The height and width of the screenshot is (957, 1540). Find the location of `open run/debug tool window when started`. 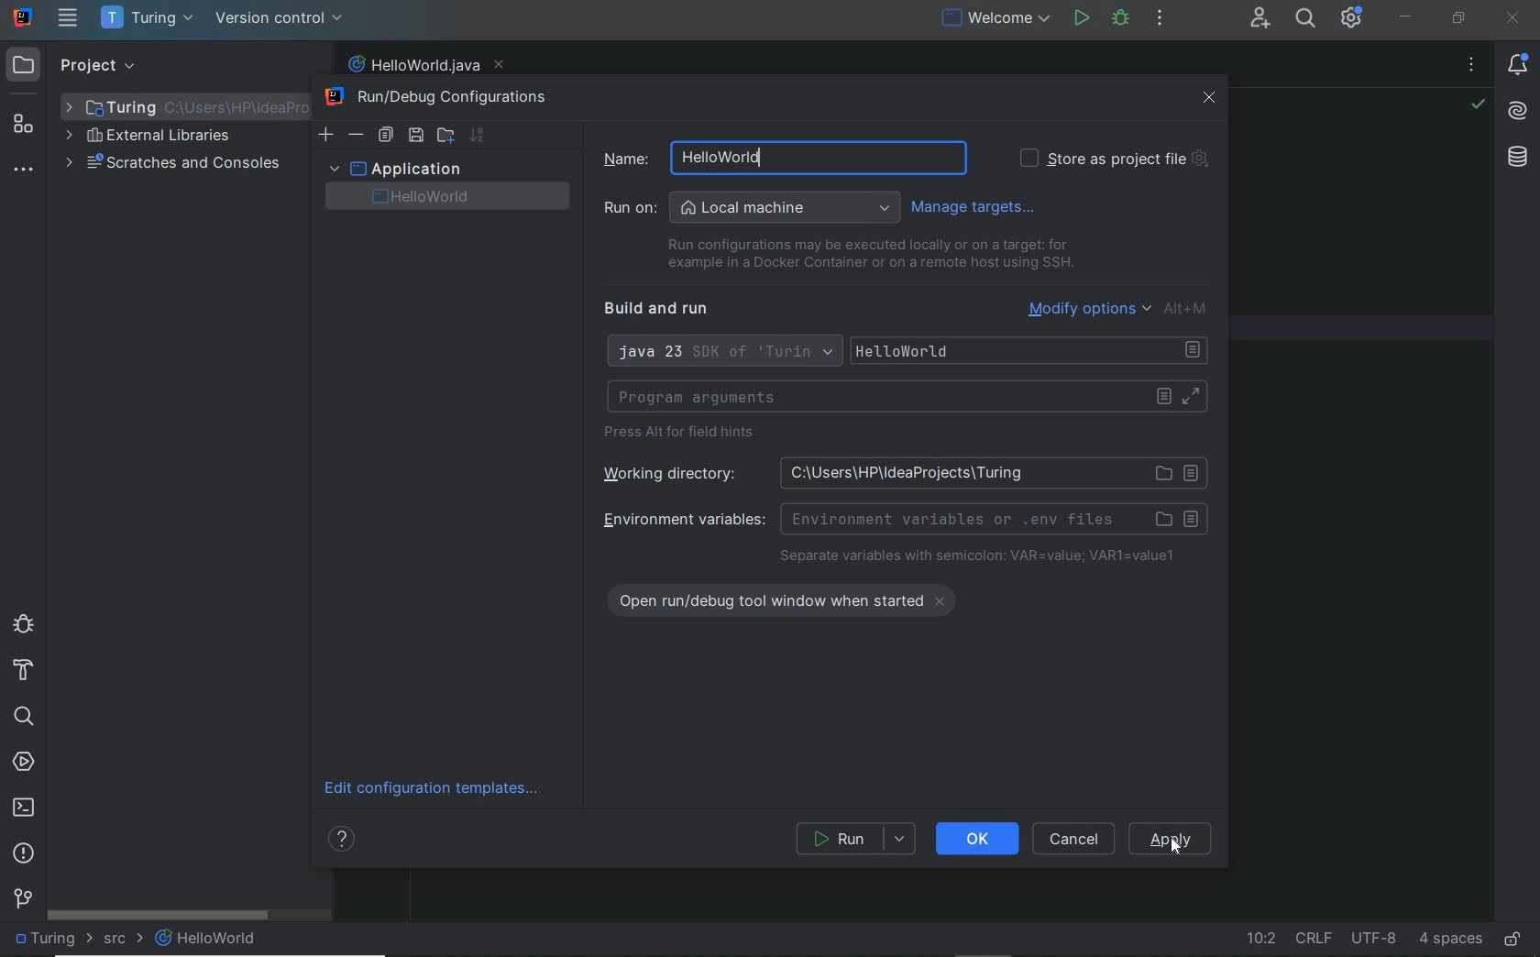

open run/debug tool window when started is located at coordinates (793, 598).